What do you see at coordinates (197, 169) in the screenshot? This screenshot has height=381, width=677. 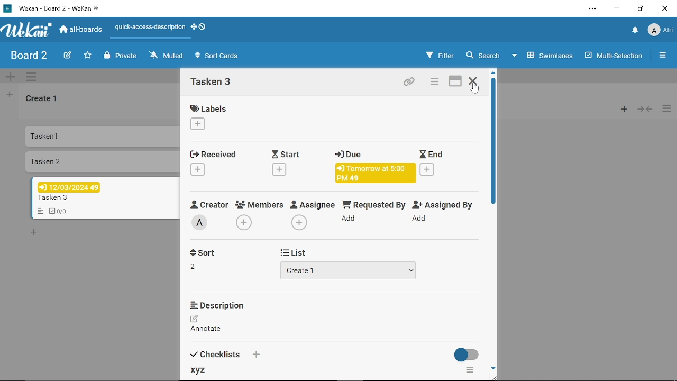 I see `Add received date` at bounding box center [197, 169].